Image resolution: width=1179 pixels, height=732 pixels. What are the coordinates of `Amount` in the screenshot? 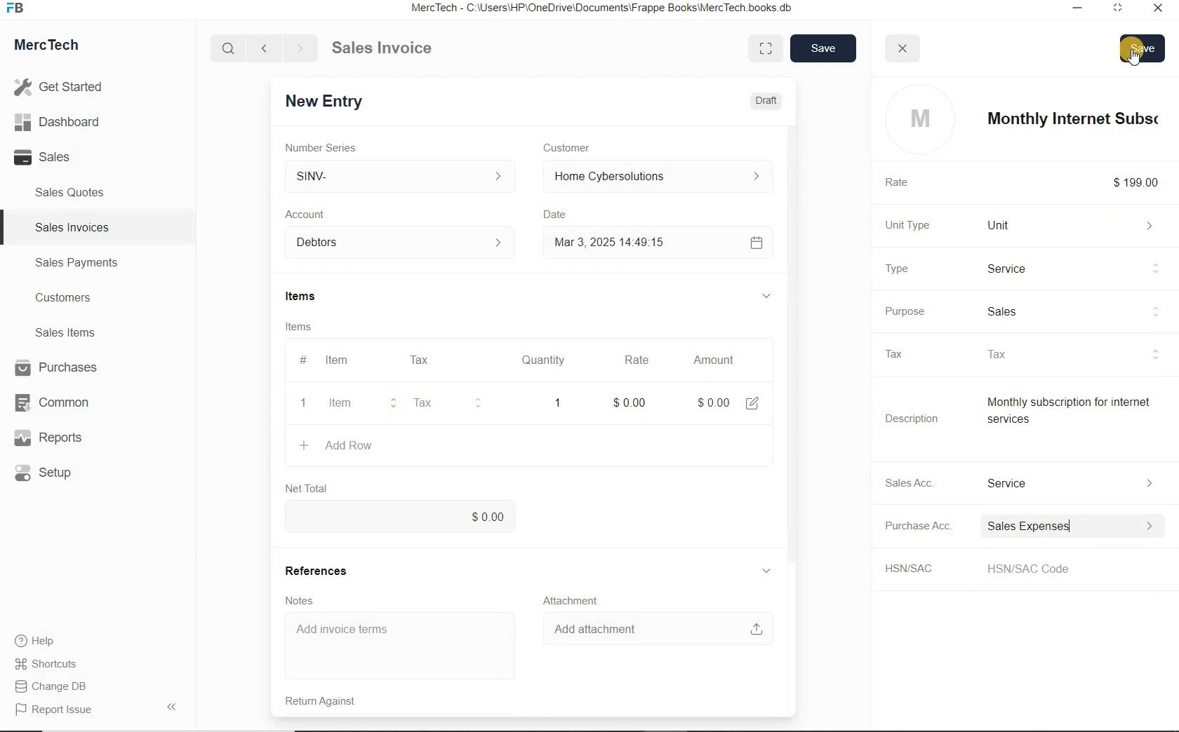 It's located at (711, 360).